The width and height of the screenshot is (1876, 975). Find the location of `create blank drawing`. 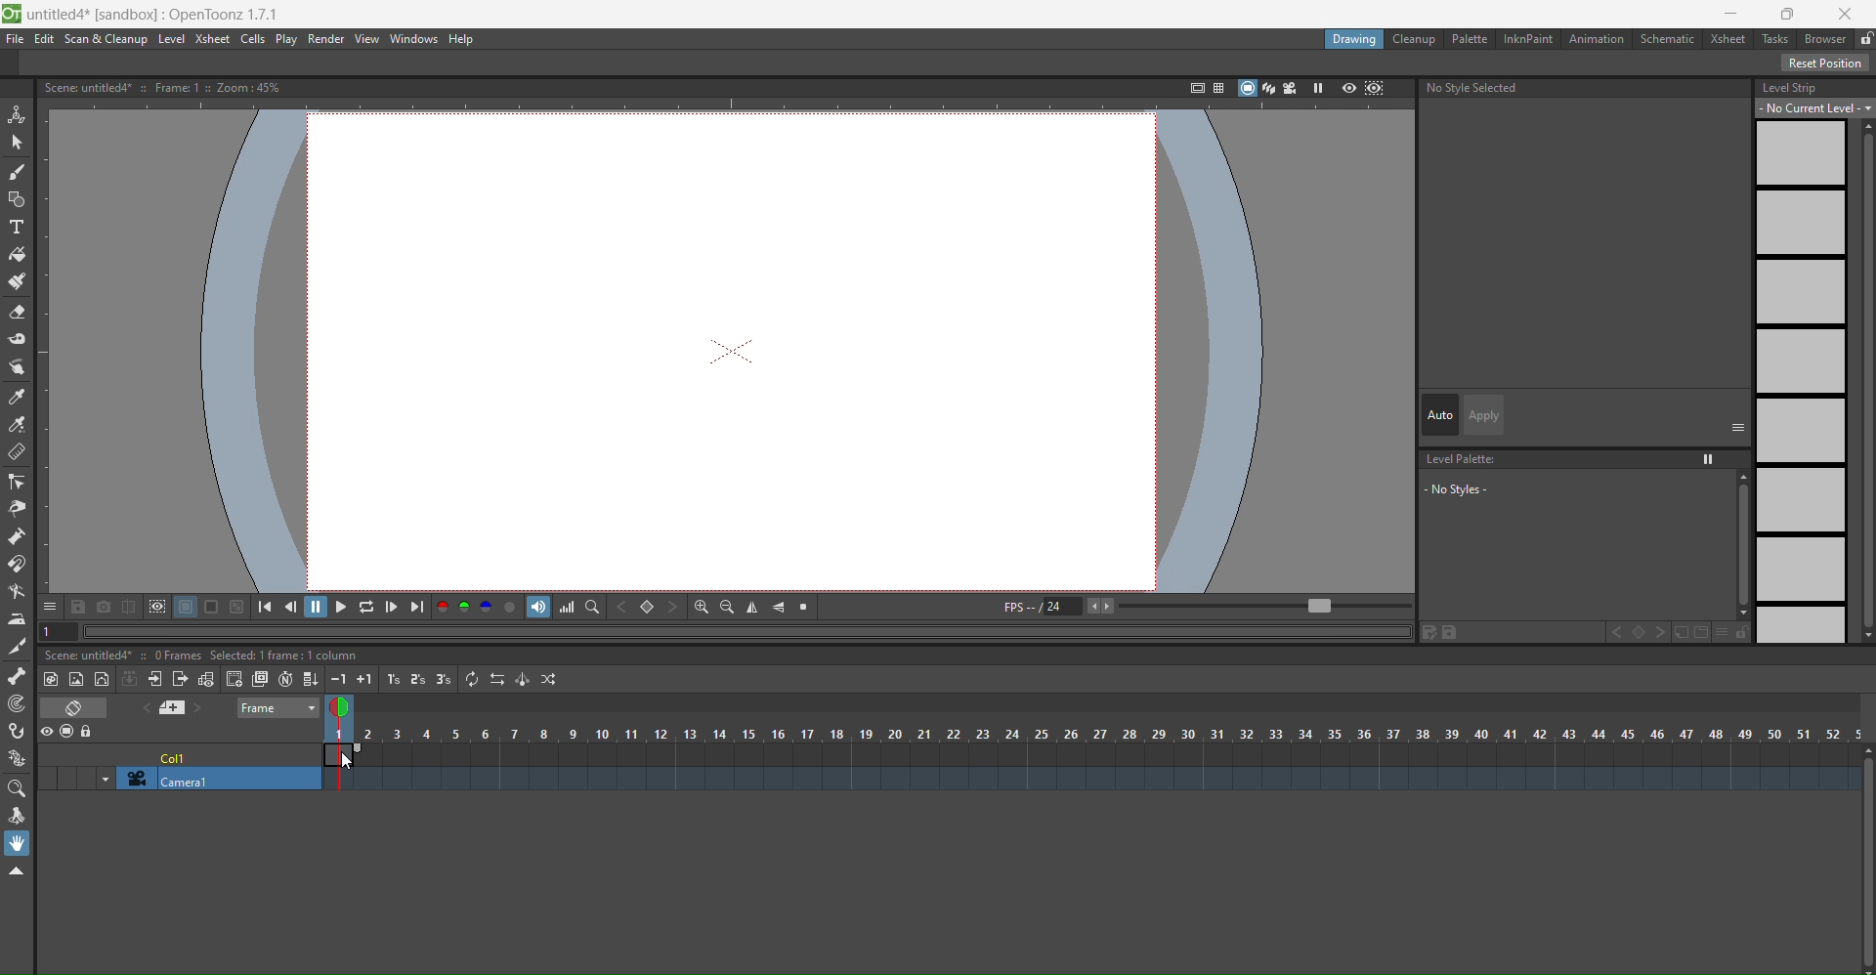

create blank drawing is located at coordinates (234, 679).